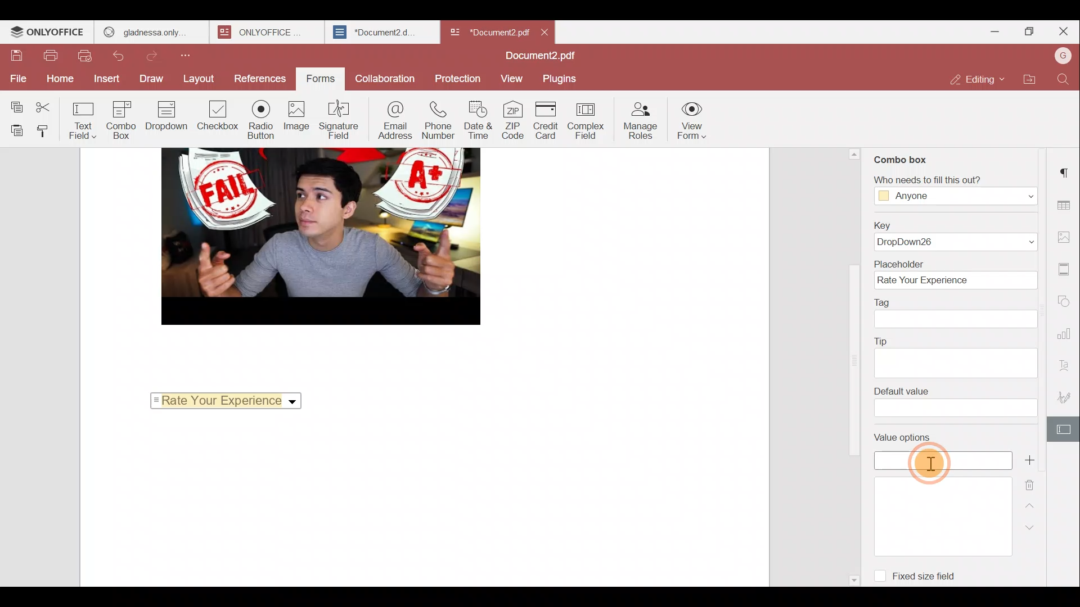 The image size is (1080, 607). Describe the element at coordinates (693, 118) in the screenshot. I see `View form` at that location.